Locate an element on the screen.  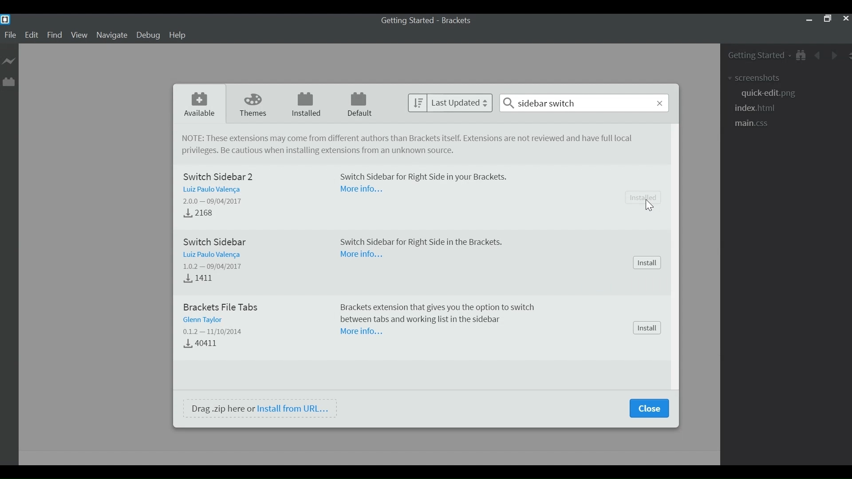
Help is located at coordinates (178, 35).